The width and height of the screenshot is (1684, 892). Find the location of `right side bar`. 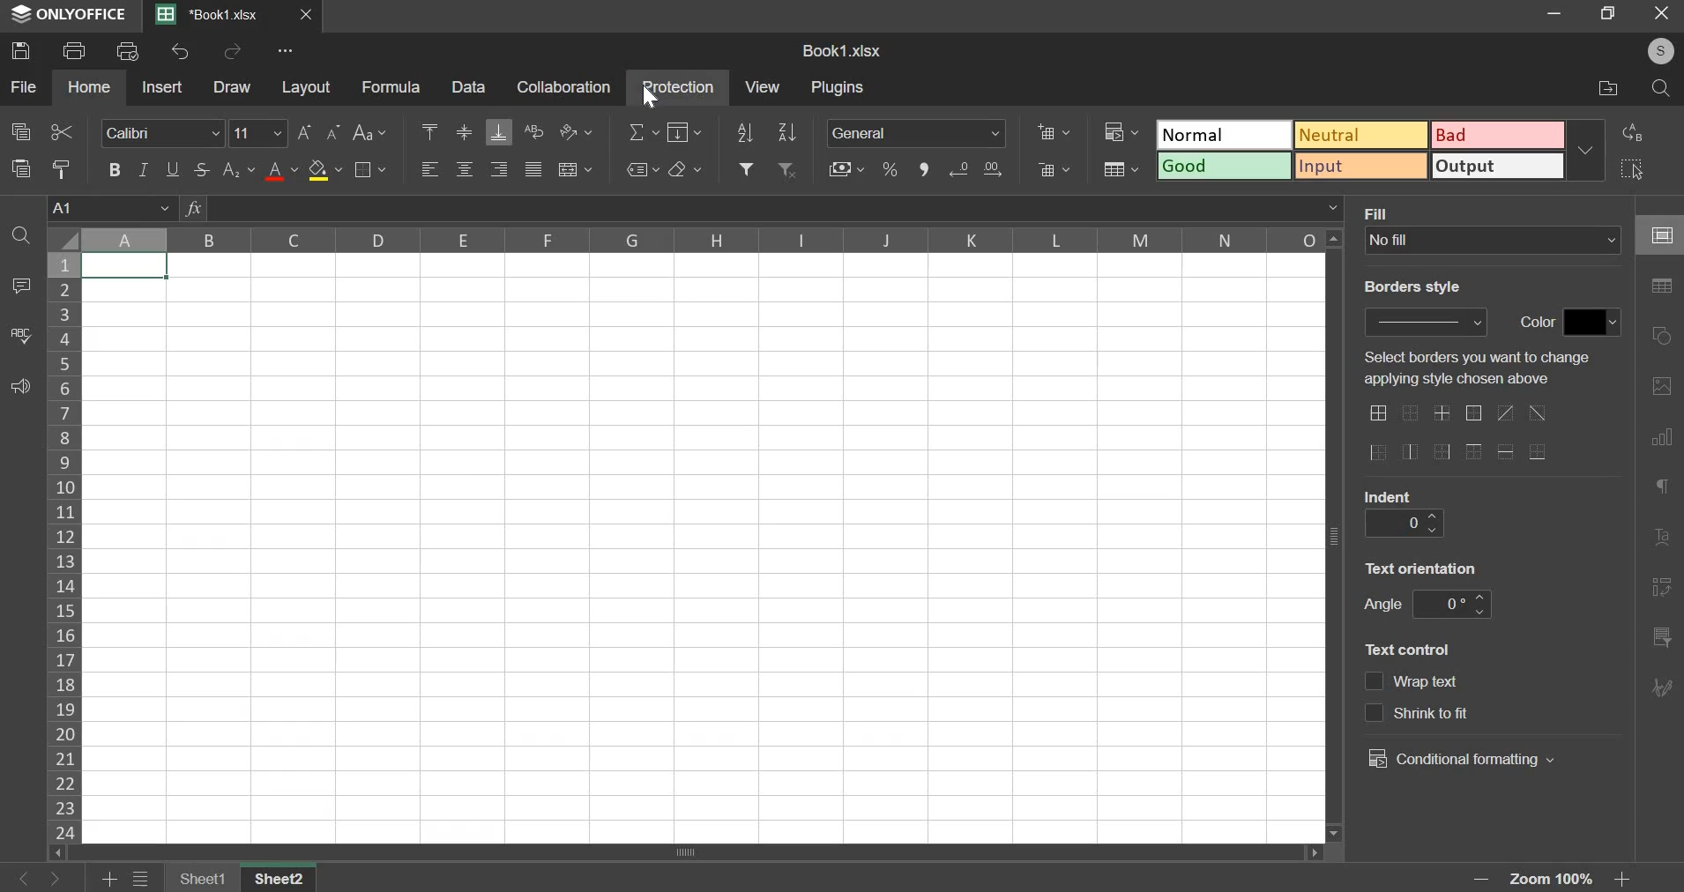

right side bar is located at coordinates (1662, 385).